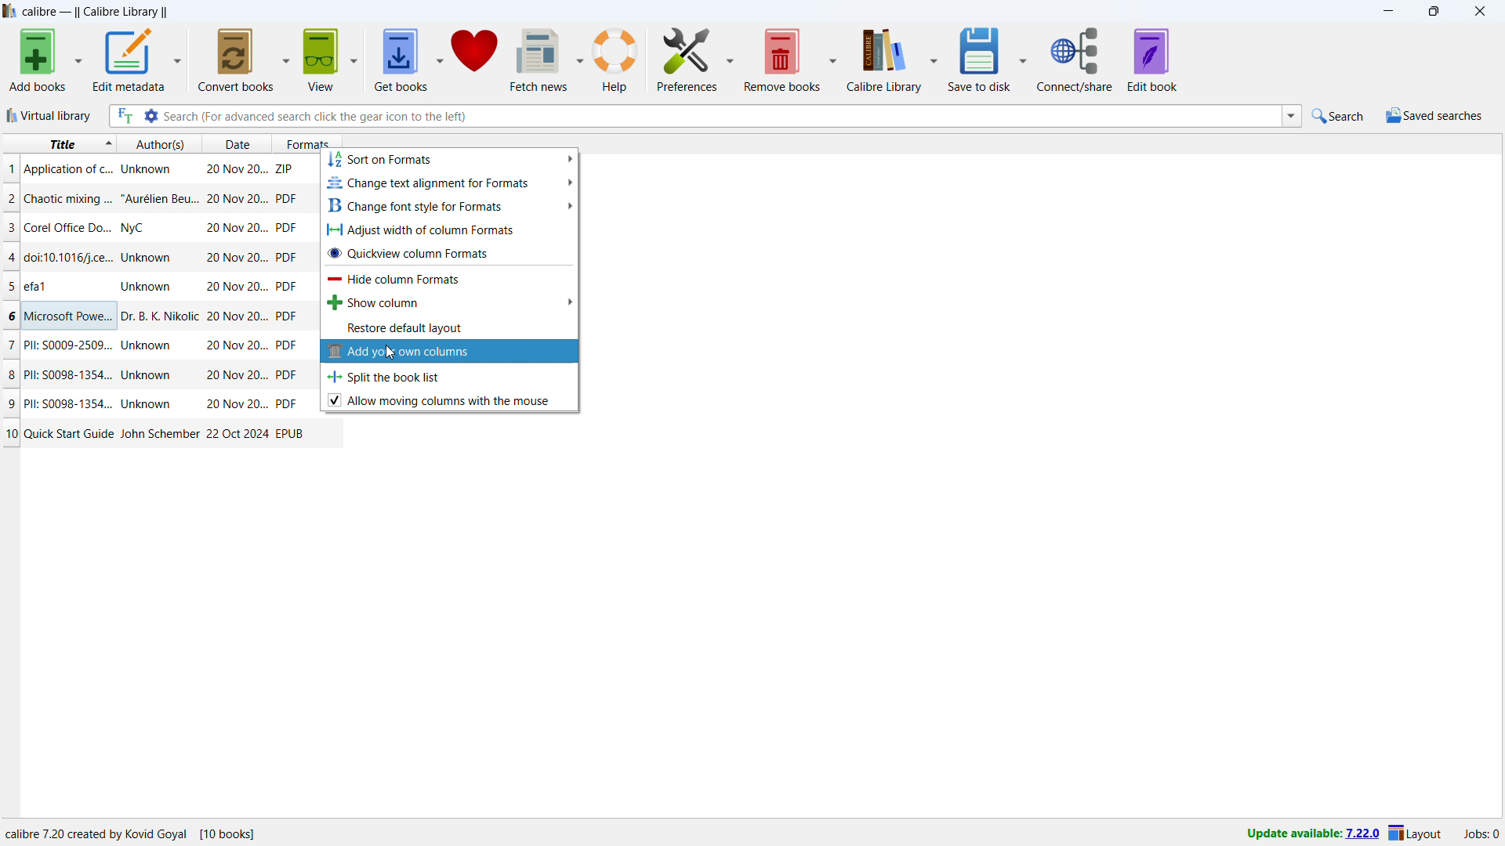  I want to click on 5, so click(9, 287).